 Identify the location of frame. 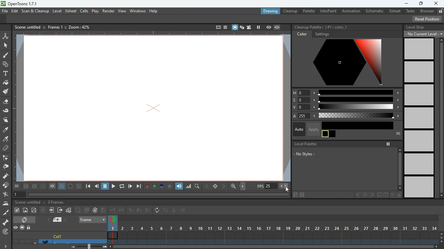
(92, 220).